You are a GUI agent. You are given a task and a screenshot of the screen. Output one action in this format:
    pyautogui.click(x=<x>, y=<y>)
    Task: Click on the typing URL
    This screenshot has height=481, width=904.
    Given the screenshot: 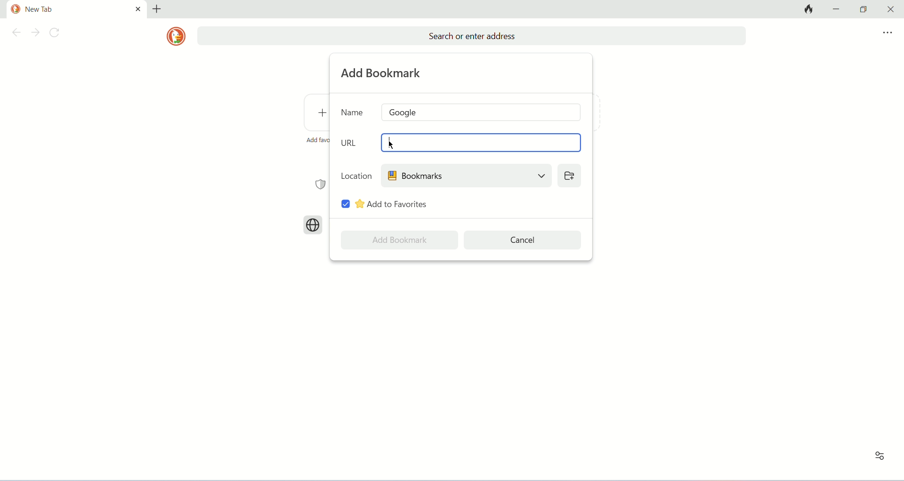 What is the action you would take?
    pyautogui.click(x=388, y=142)
    